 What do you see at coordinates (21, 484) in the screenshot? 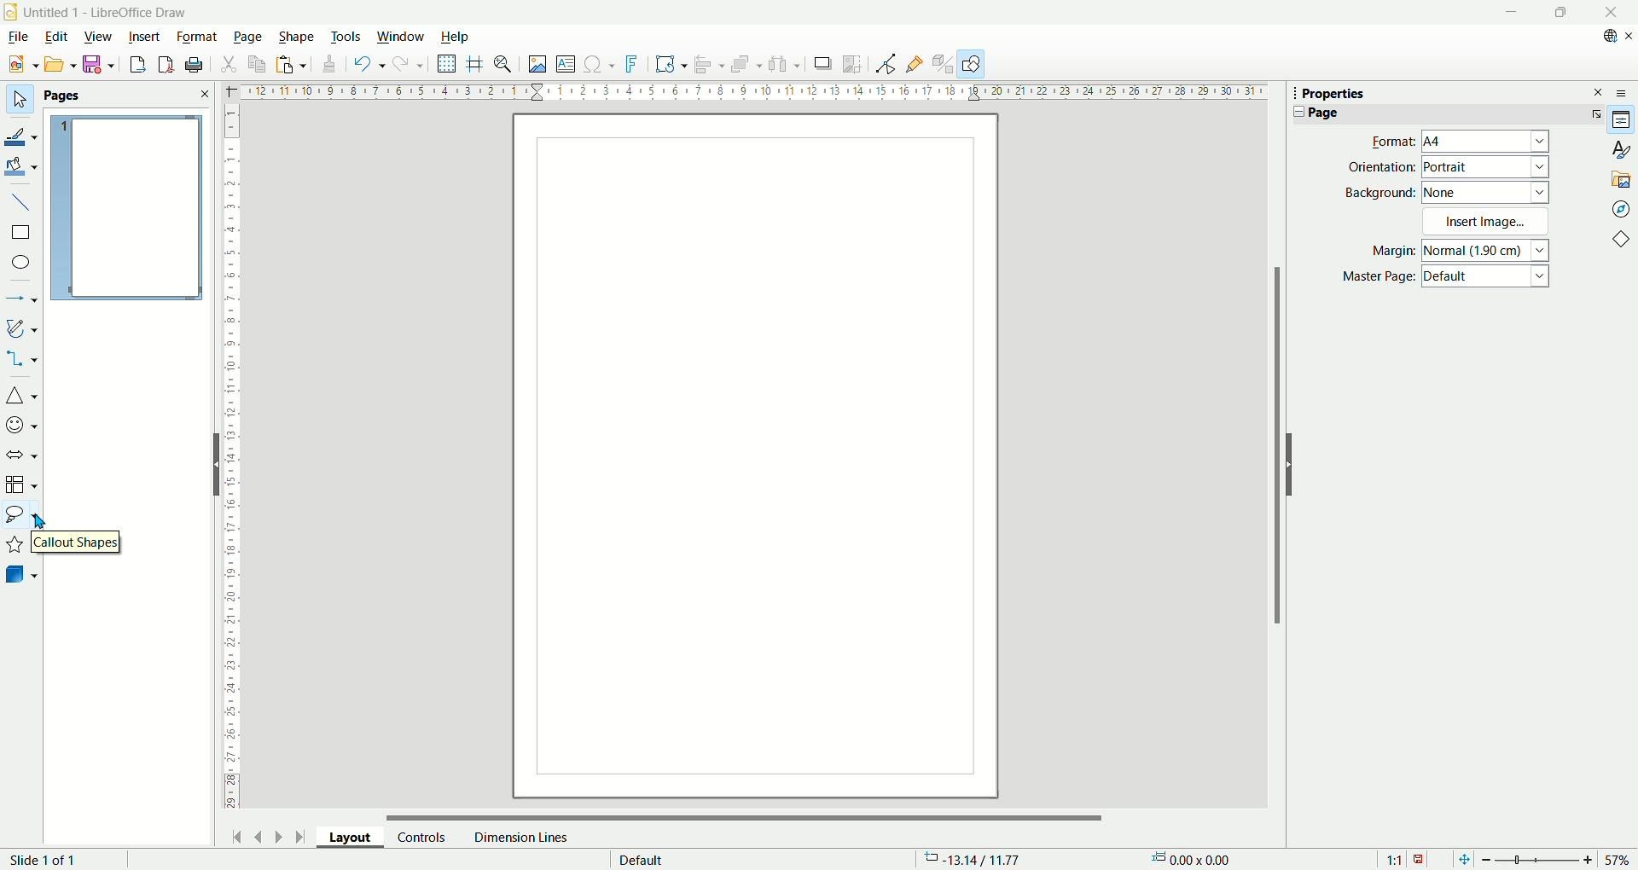
I see `flowchart` at bounding box center [21, 484].